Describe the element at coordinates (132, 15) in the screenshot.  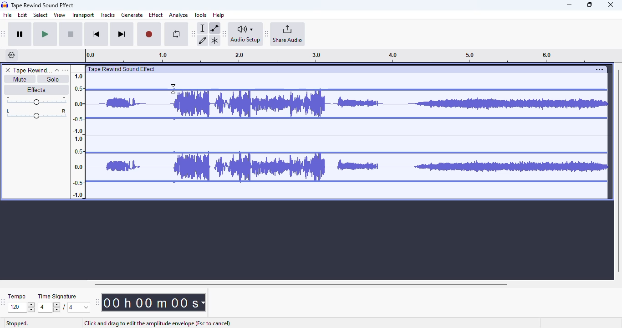
I see `generate` at that location.